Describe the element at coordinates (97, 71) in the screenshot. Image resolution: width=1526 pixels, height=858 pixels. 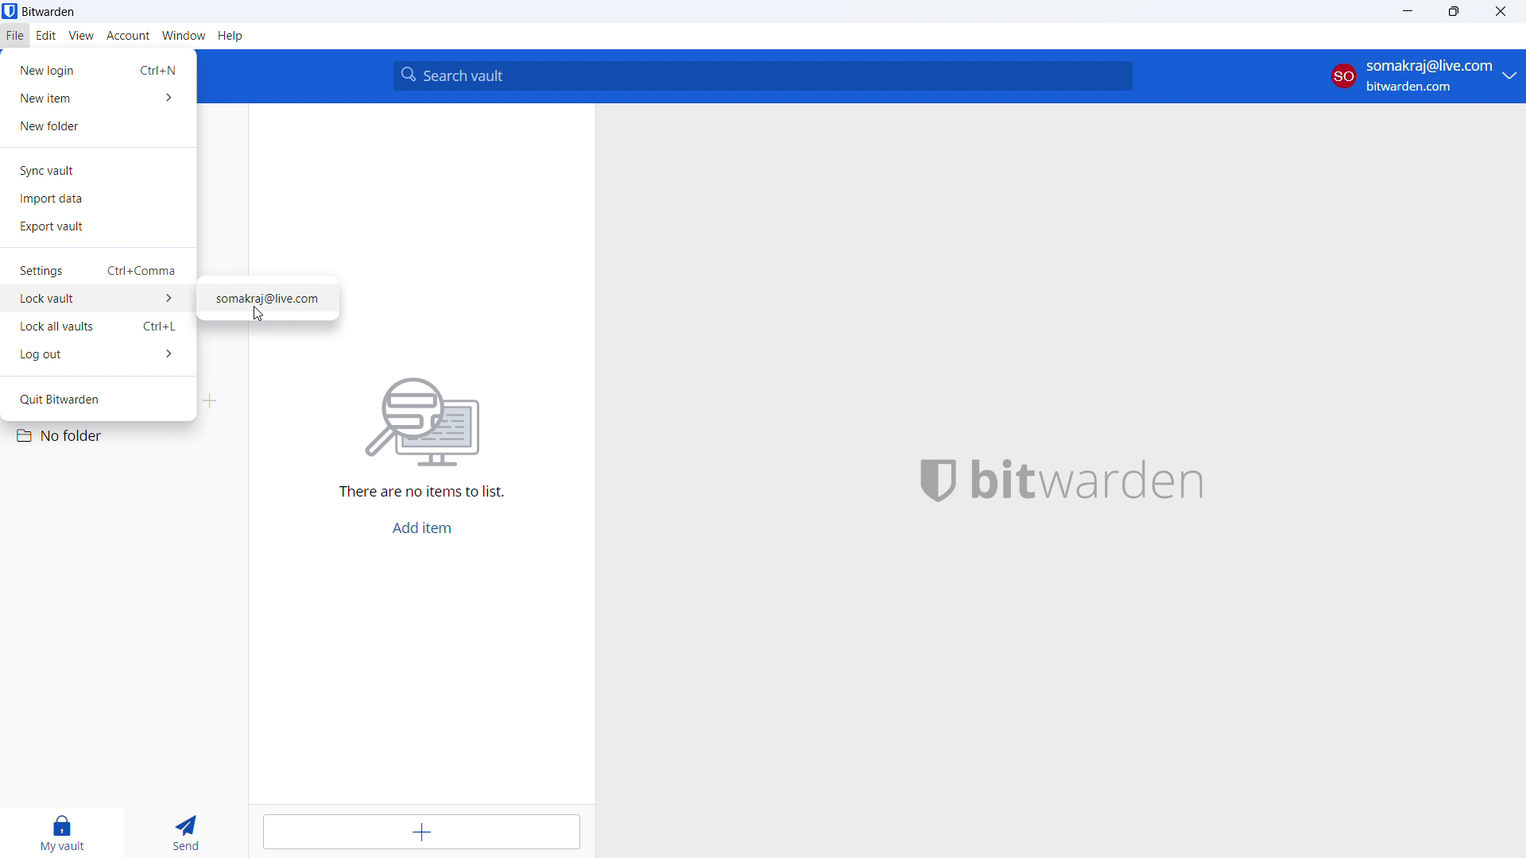
I see `new login` at that location.